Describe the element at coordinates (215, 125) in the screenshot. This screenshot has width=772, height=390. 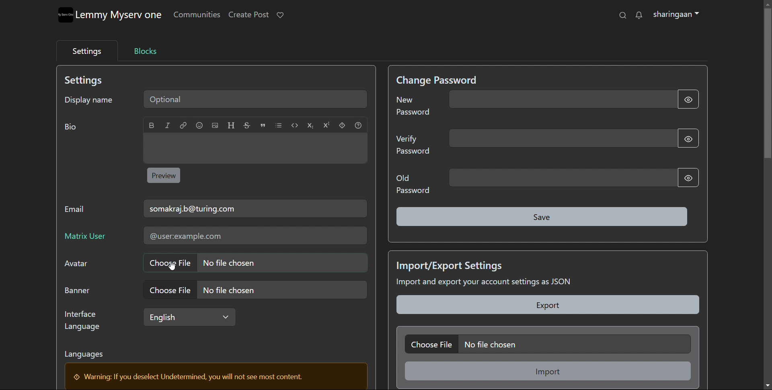
I see `add image` at that location.